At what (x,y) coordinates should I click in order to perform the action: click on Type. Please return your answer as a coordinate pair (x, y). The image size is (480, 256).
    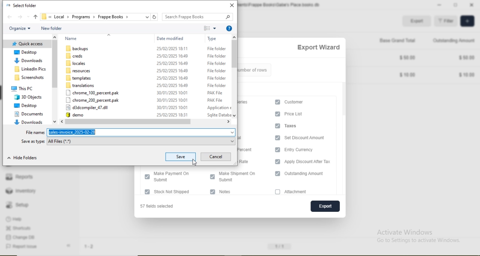
    Looking at the image, I should click on (213, 39).